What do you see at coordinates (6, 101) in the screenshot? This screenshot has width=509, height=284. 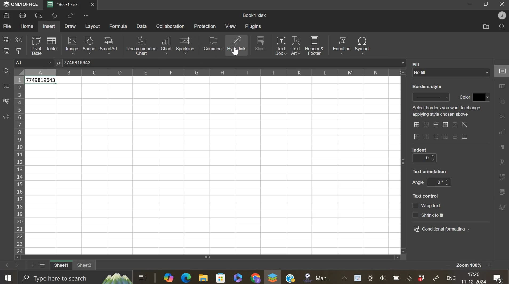 I see `spelling` at bounding box center [6, 101].